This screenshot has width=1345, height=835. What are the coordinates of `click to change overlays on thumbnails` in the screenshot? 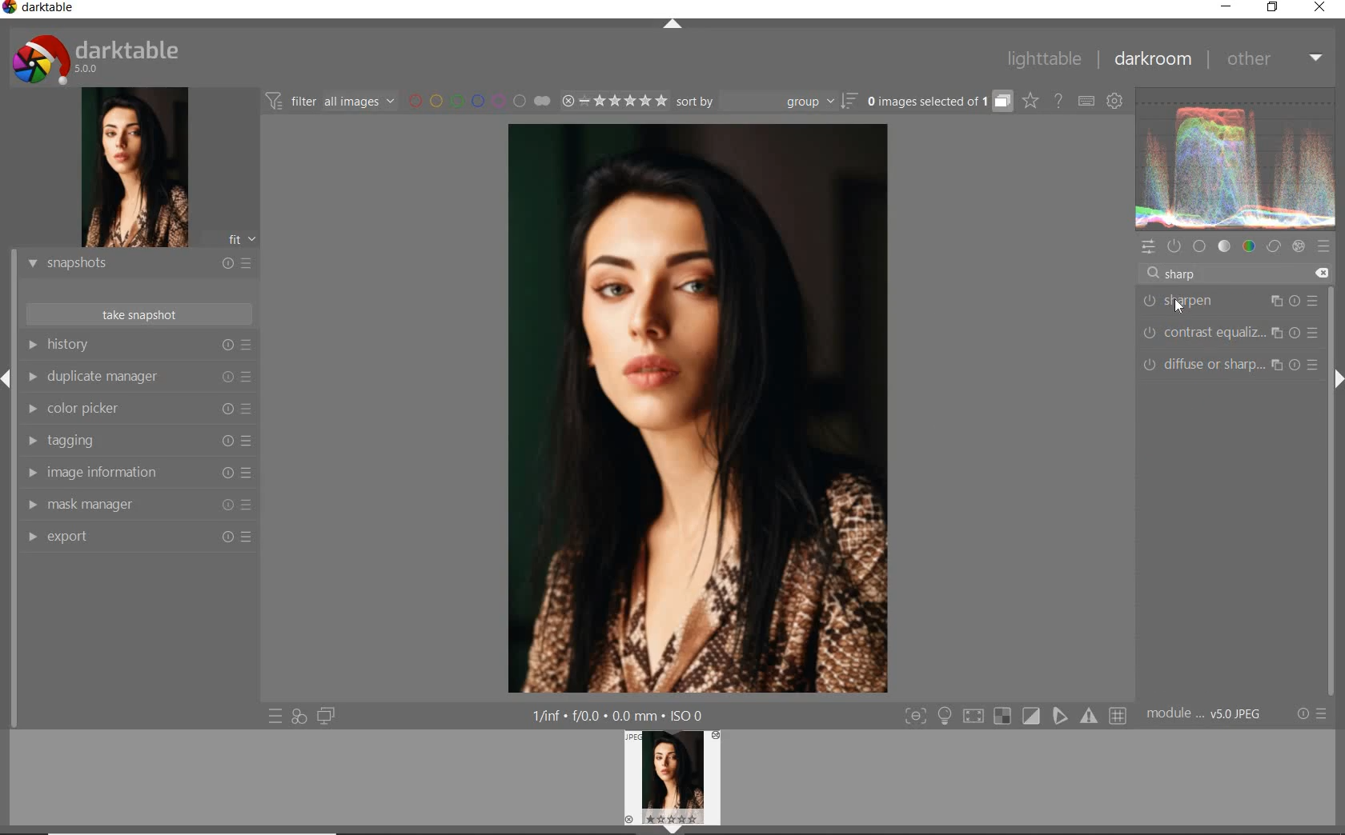 It's located at (1031, 102).